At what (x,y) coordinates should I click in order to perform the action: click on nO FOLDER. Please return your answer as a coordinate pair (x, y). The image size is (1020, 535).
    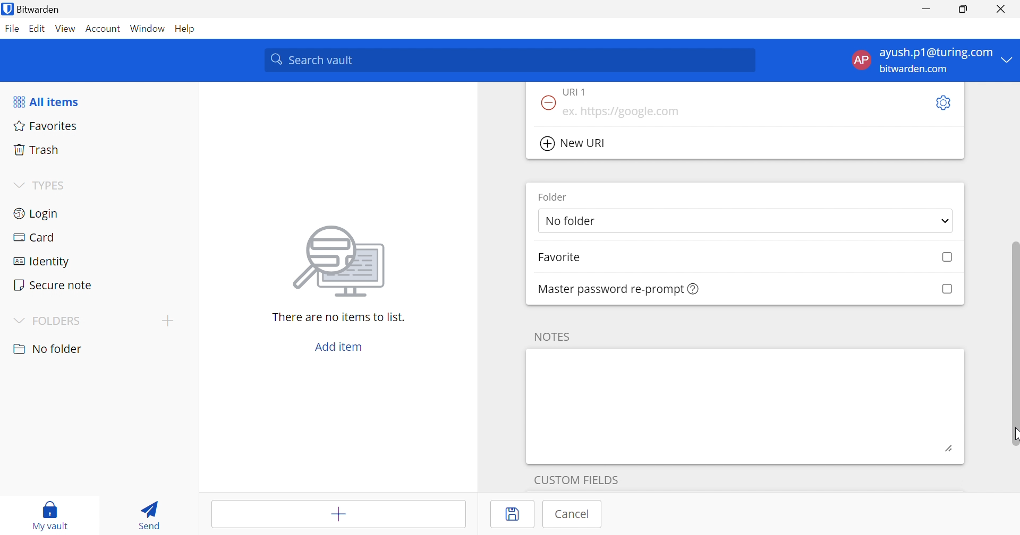
    Looking at the image, I should click on (47, 349).